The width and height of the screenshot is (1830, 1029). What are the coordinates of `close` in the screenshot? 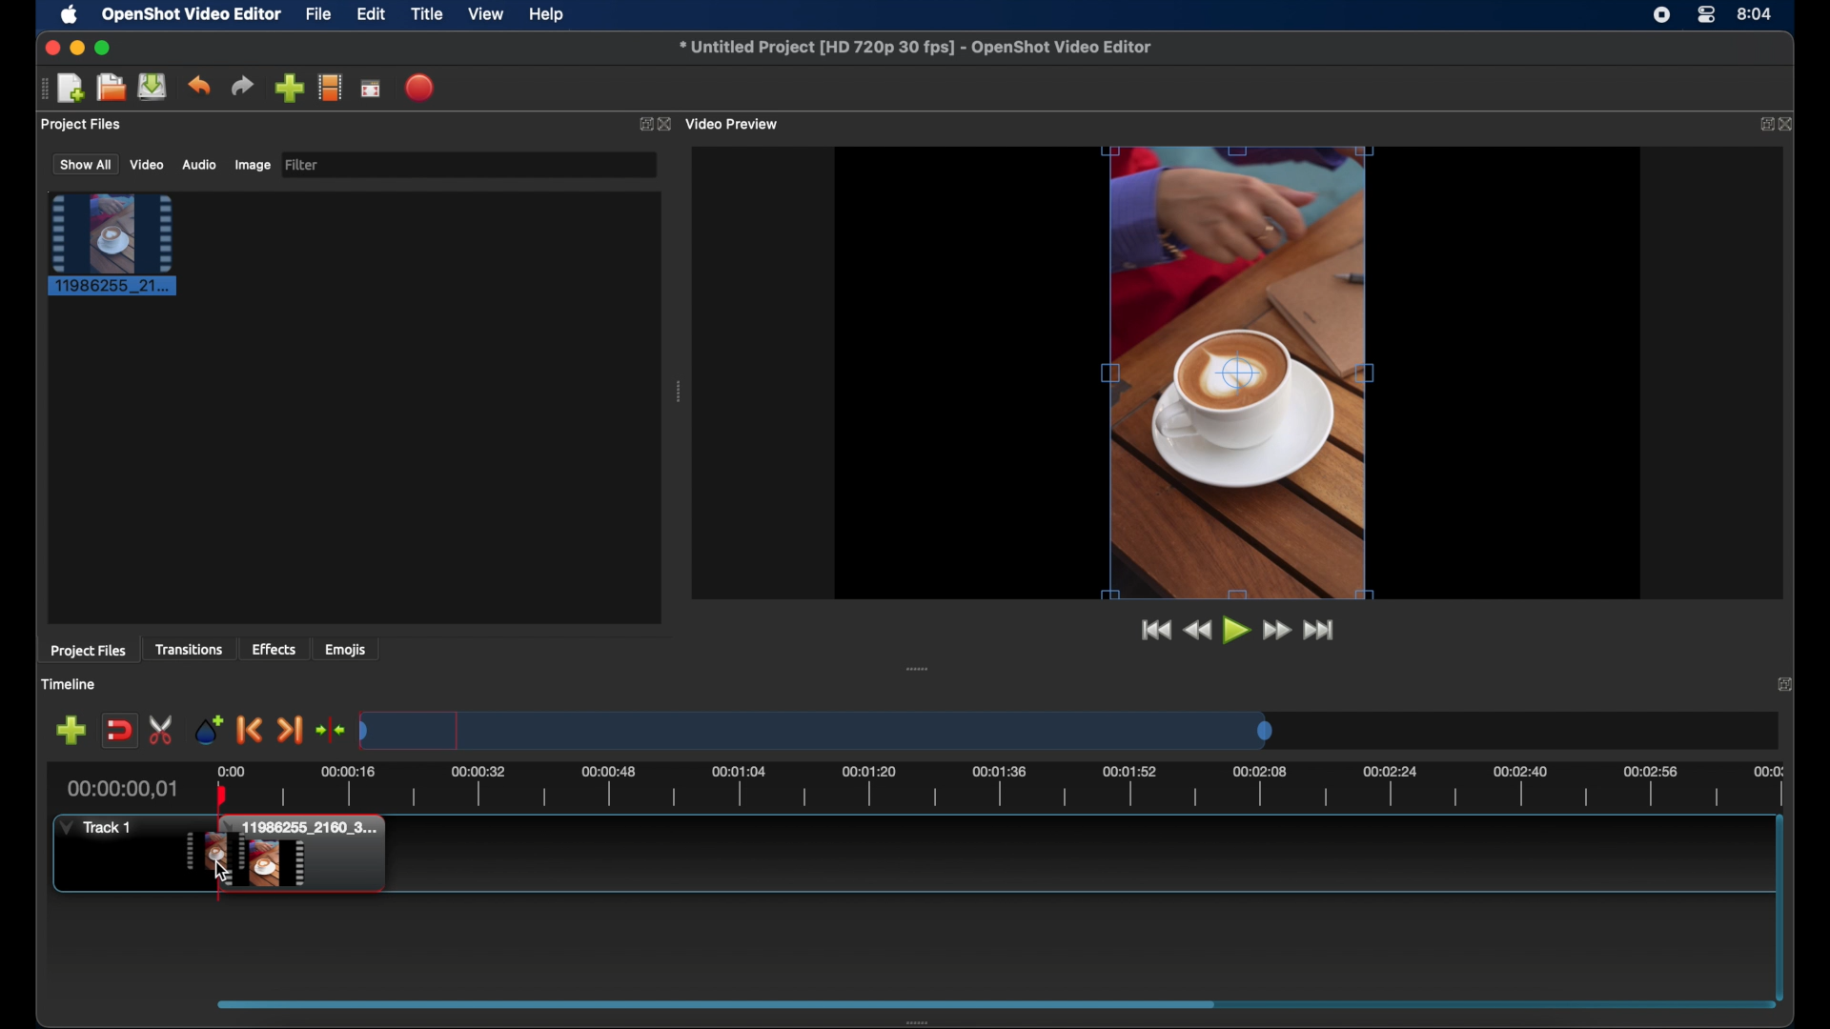 It's located at (1782, 684).